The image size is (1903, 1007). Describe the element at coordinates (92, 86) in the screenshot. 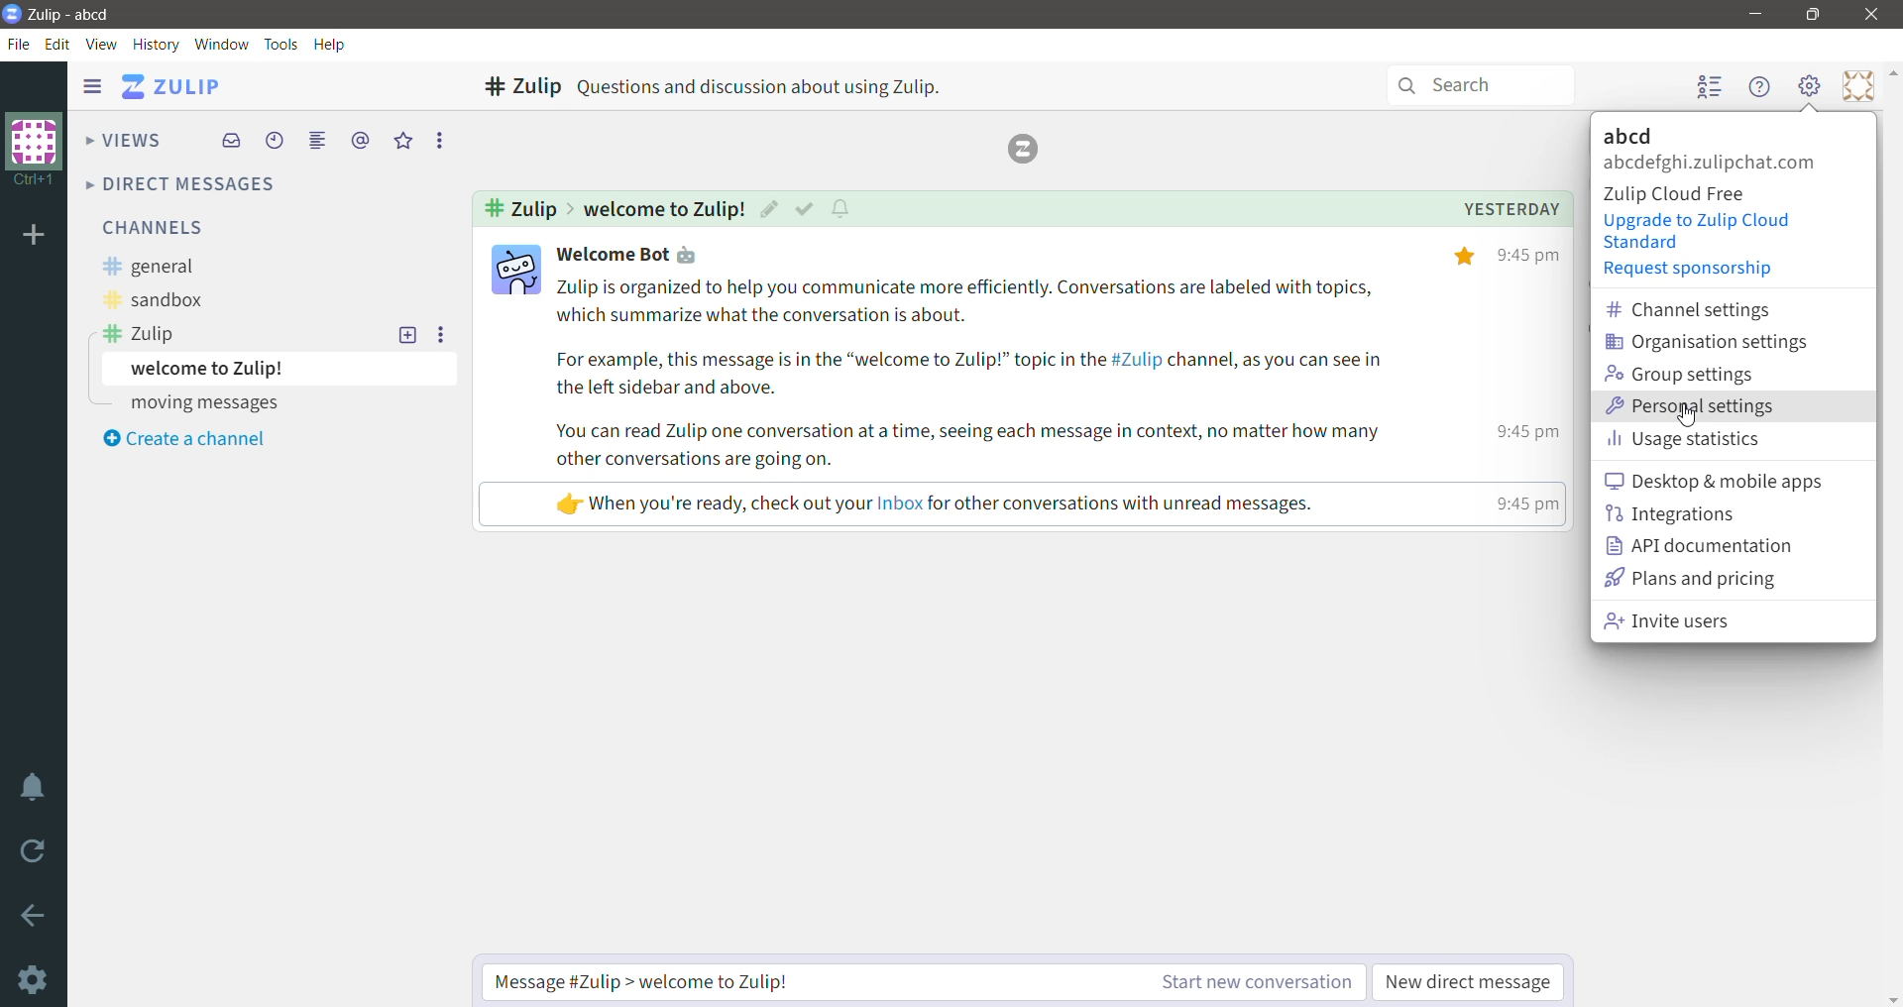

I see `Show/Hide left sidebar` at that location.